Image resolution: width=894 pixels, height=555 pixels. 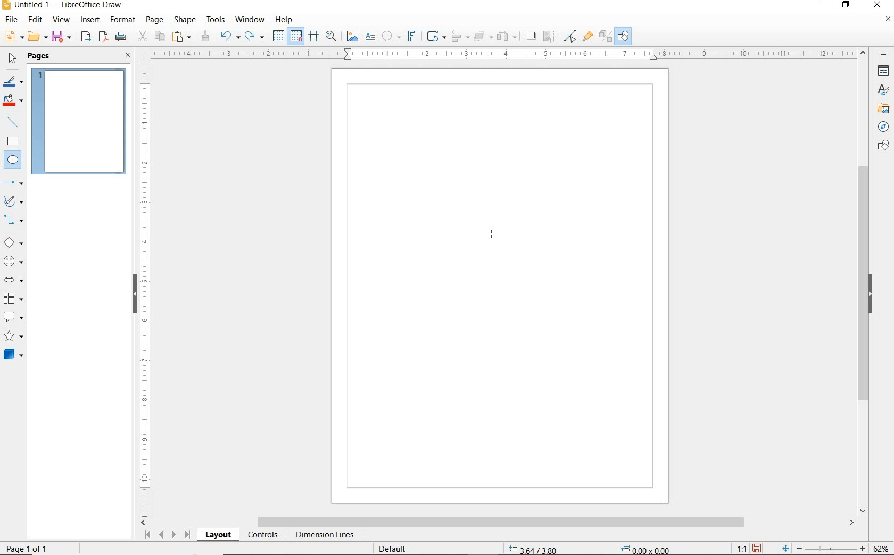 What do you see at coordinates (14, 261) in the screenshot?
I see `SYMBOL SHAPES` at bounding box center [14, 261].